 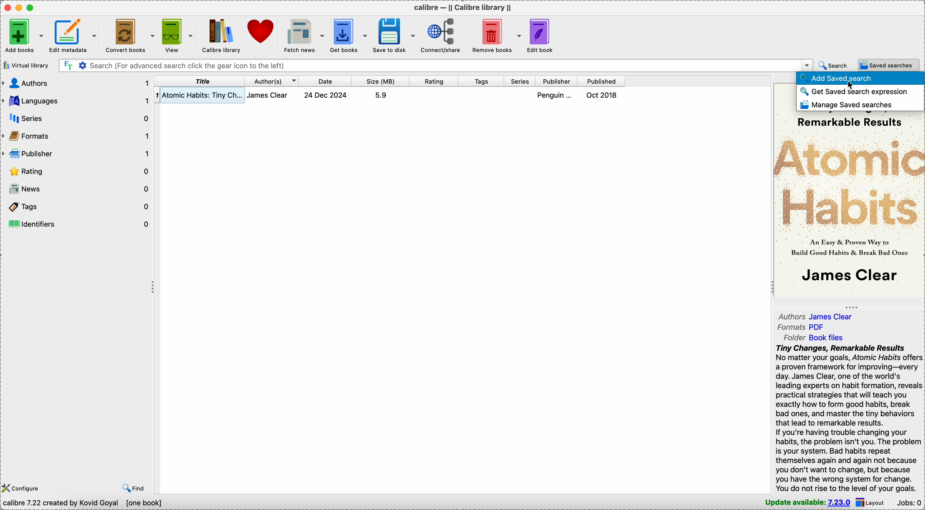 What do you see at coordinates (305, 34) in the screenshot?
I see `fetch news` at bounding box center [305, 34].